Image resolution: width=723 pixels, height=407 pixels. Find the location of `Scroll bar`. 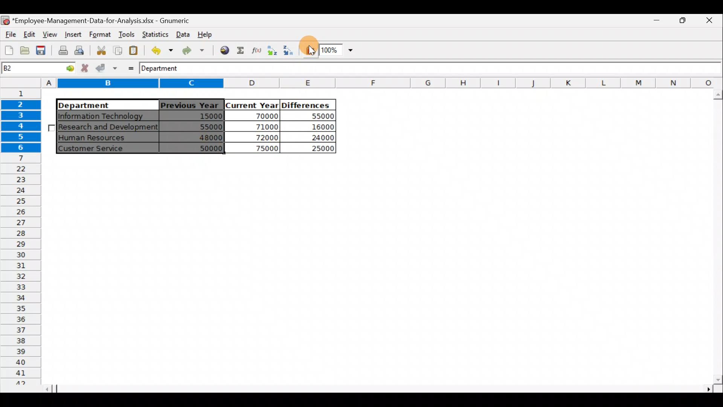

Scroll bar is located at coordinates (716, 237).